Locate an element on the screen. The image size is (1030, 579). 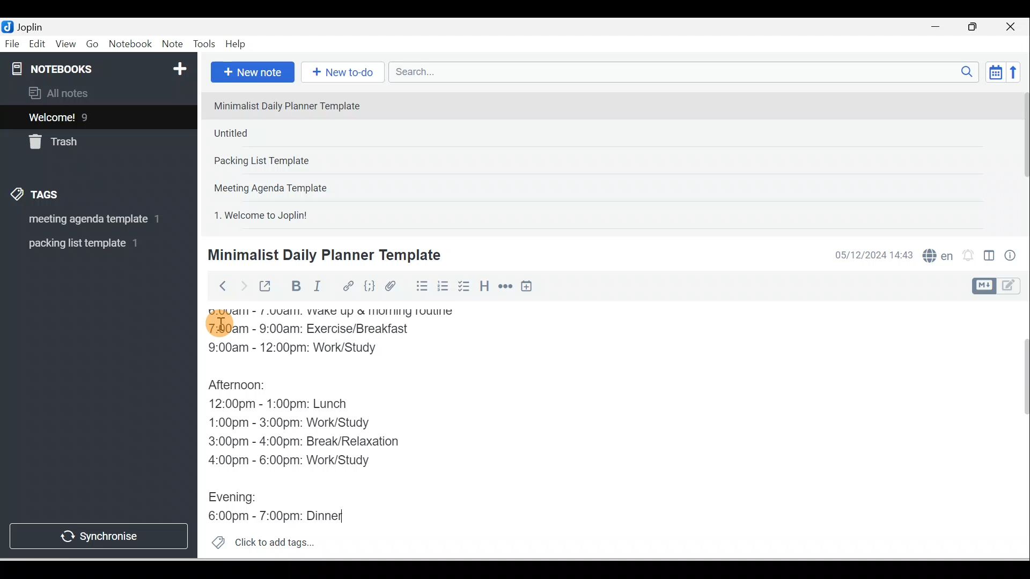
Trash is located at coordinates (79, 139).